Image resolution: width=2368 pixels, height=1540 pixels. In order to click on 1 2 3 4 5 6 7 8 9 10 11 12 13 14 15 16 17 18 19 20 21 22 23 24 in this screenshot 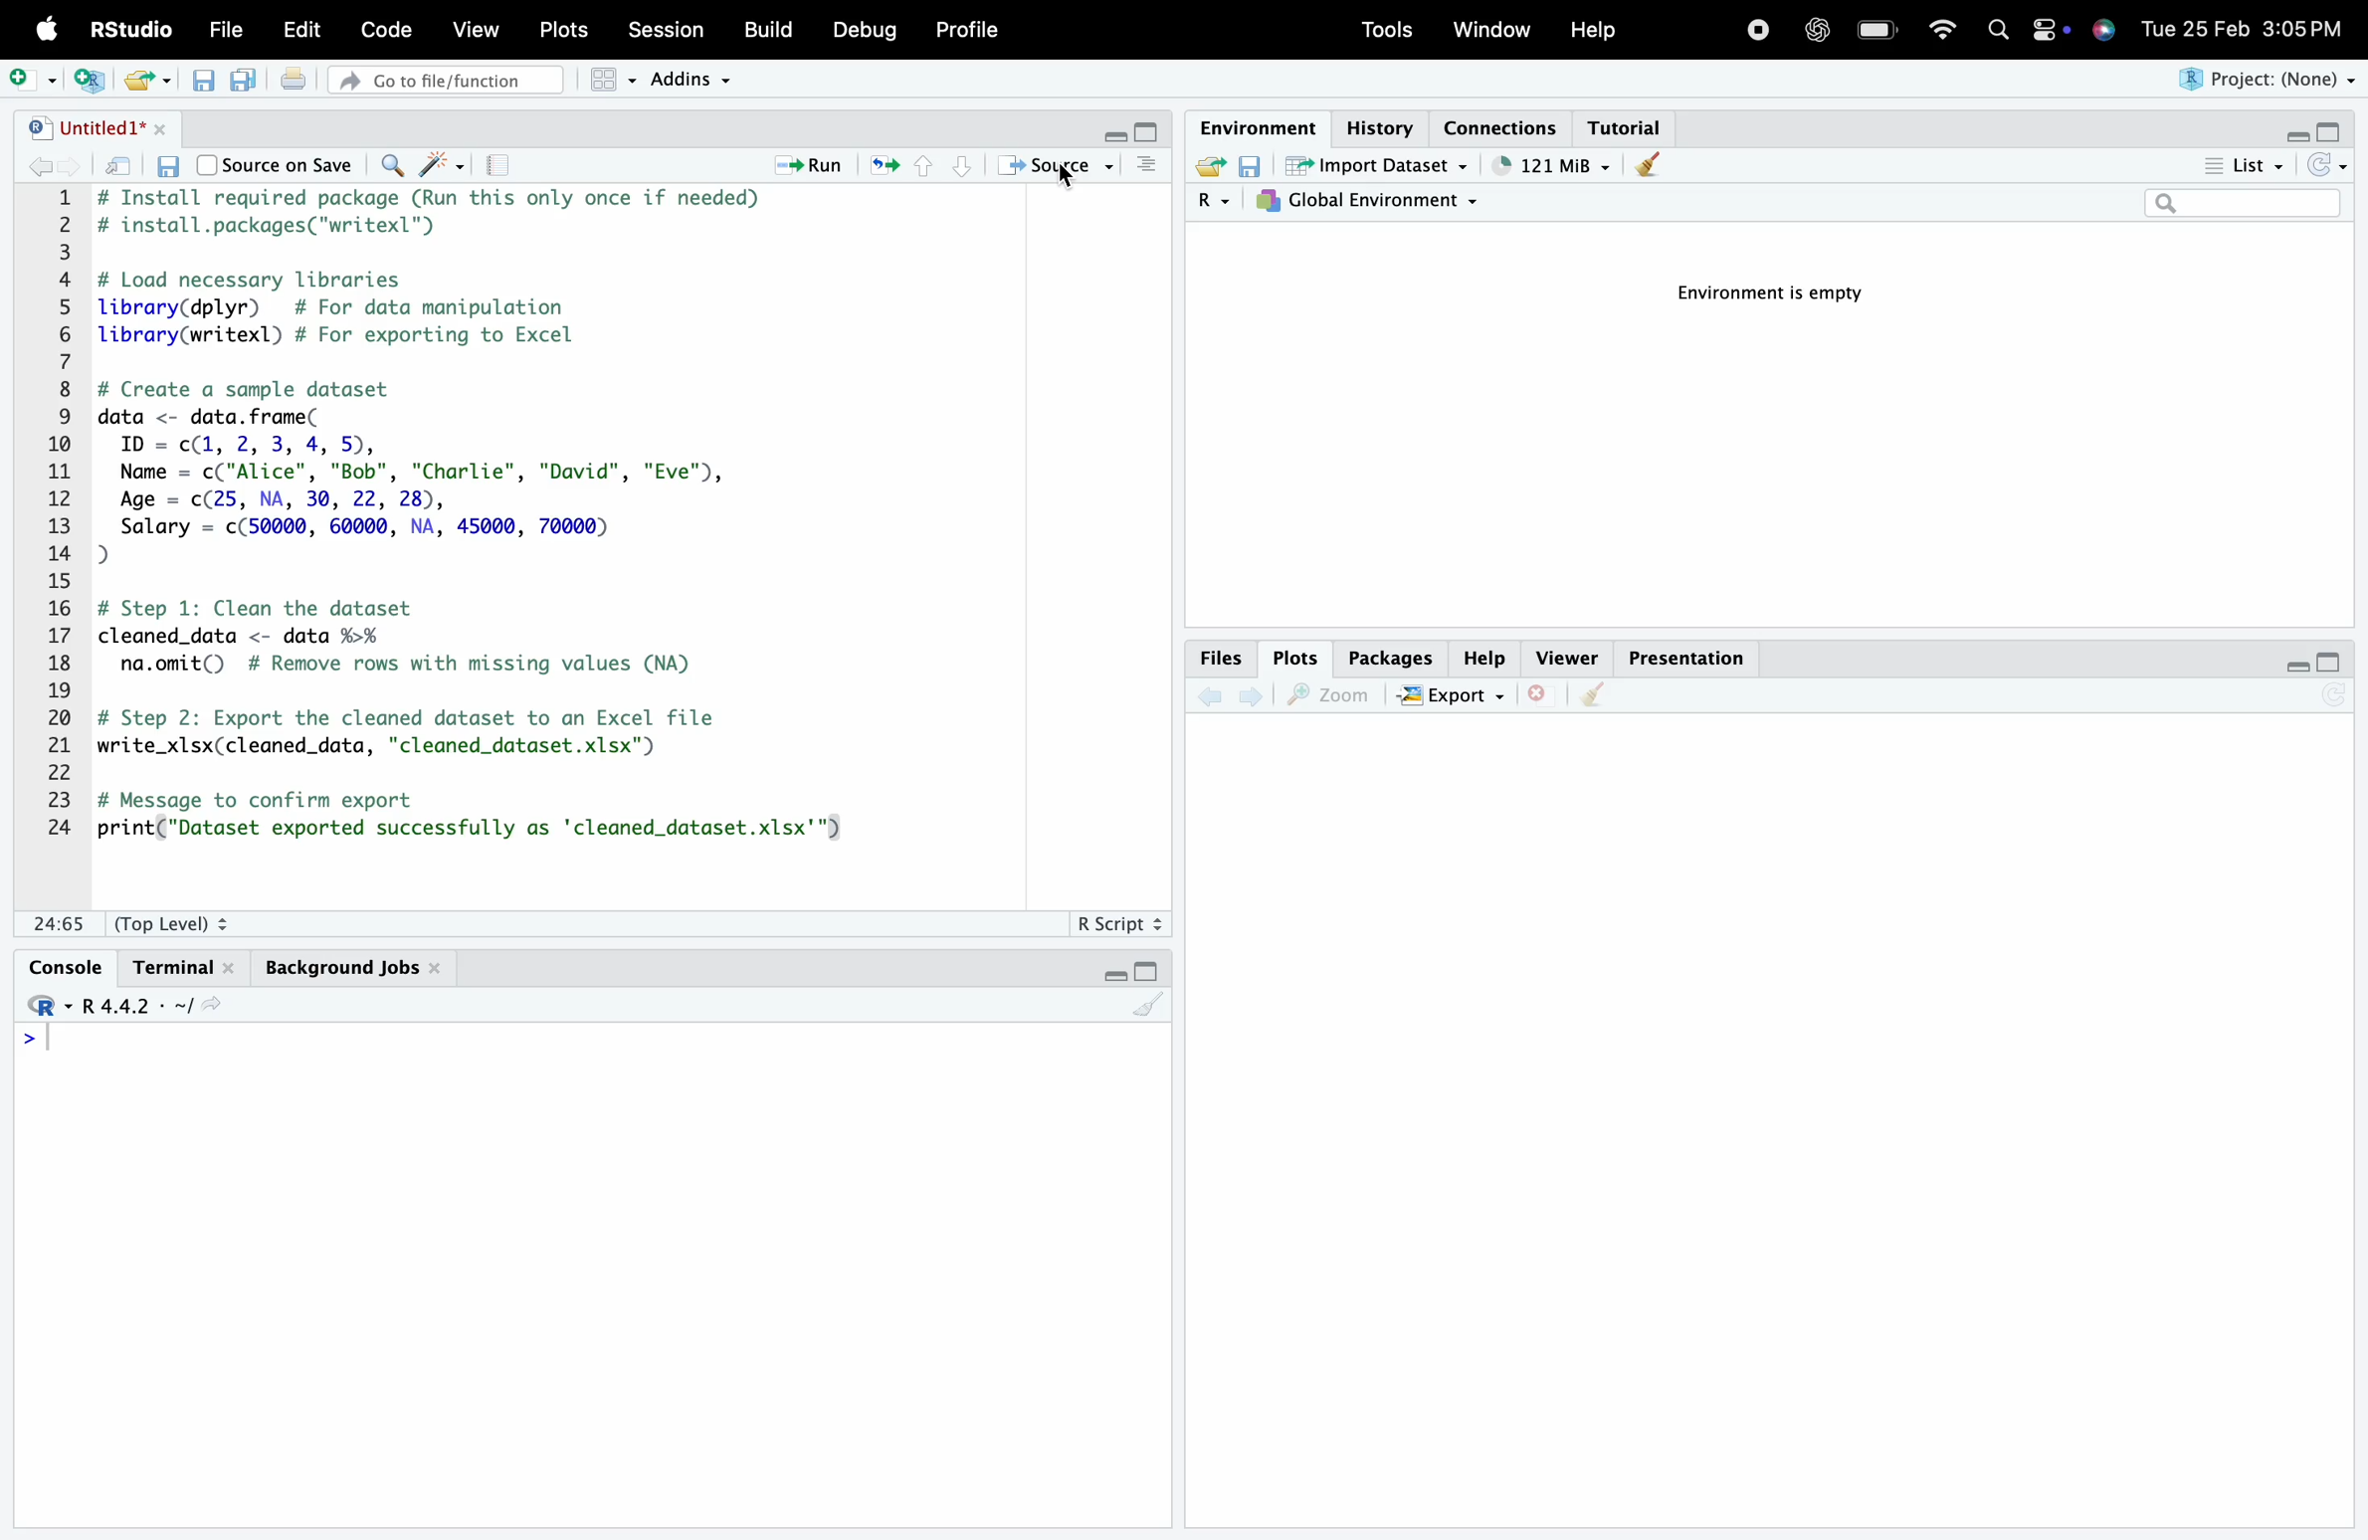, I will do `click(57, 518)`.